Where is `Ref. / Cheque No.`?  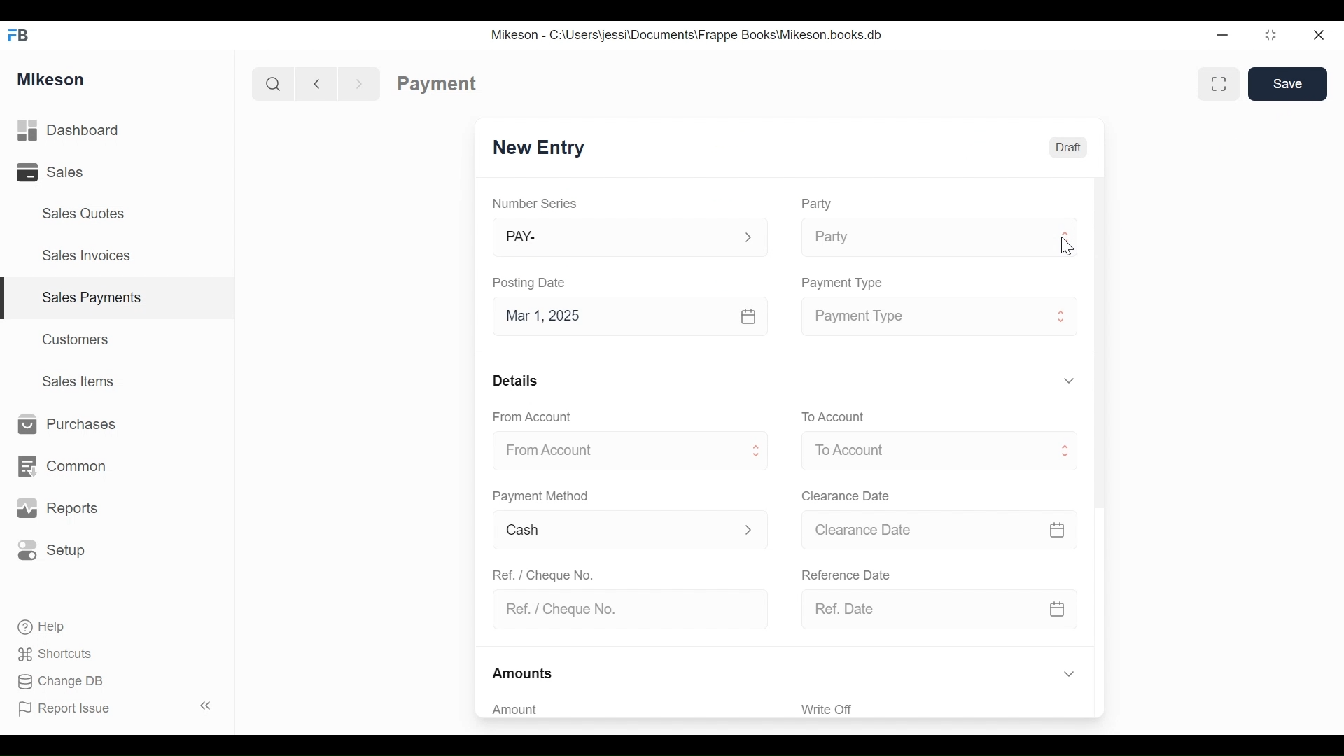 Ref. / Cheque No. is located at coordinates (549, 574).